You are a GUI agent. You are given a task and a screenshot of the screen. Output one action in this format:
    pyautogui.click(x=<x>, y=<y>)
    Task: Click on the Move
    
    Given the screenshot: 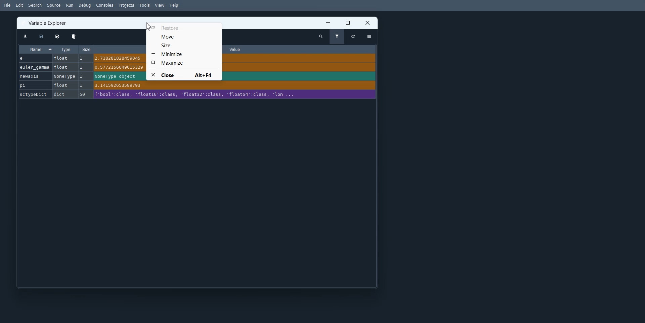 What is the action you would take?
    pyautogui.click(x=184, y=37)
    